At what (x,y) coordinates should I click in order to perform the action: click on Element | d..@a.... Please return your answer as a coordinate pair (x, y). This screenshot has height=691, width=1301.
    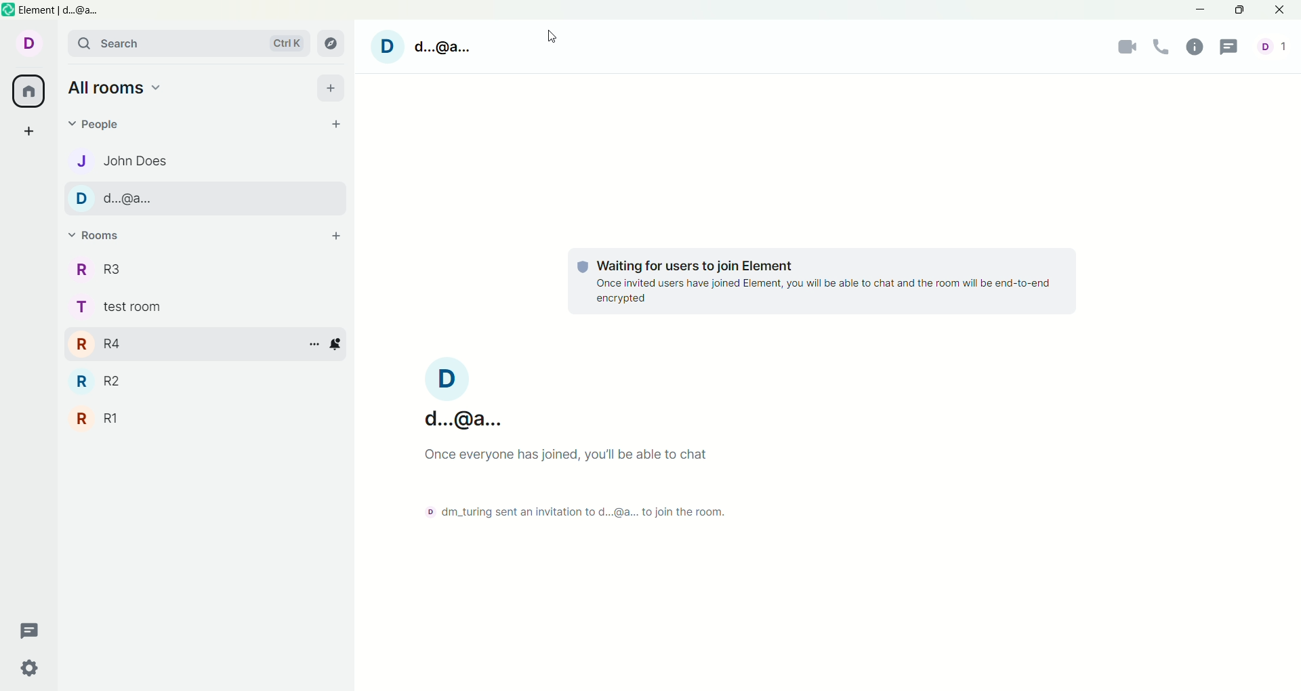
    Looking at the image, I should click on (60, 11).